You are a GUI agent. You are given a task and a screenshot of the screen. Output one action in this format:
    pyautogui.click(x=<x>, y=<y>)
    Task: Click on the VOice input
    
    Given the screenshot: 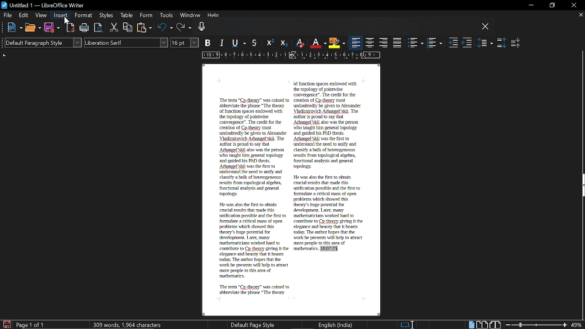 What is the action you would take?
    pyautogui.click(x=338, y=28)
    